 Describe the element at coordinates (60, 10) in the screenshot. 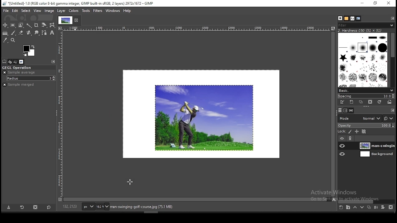

I see `layer` at that location.